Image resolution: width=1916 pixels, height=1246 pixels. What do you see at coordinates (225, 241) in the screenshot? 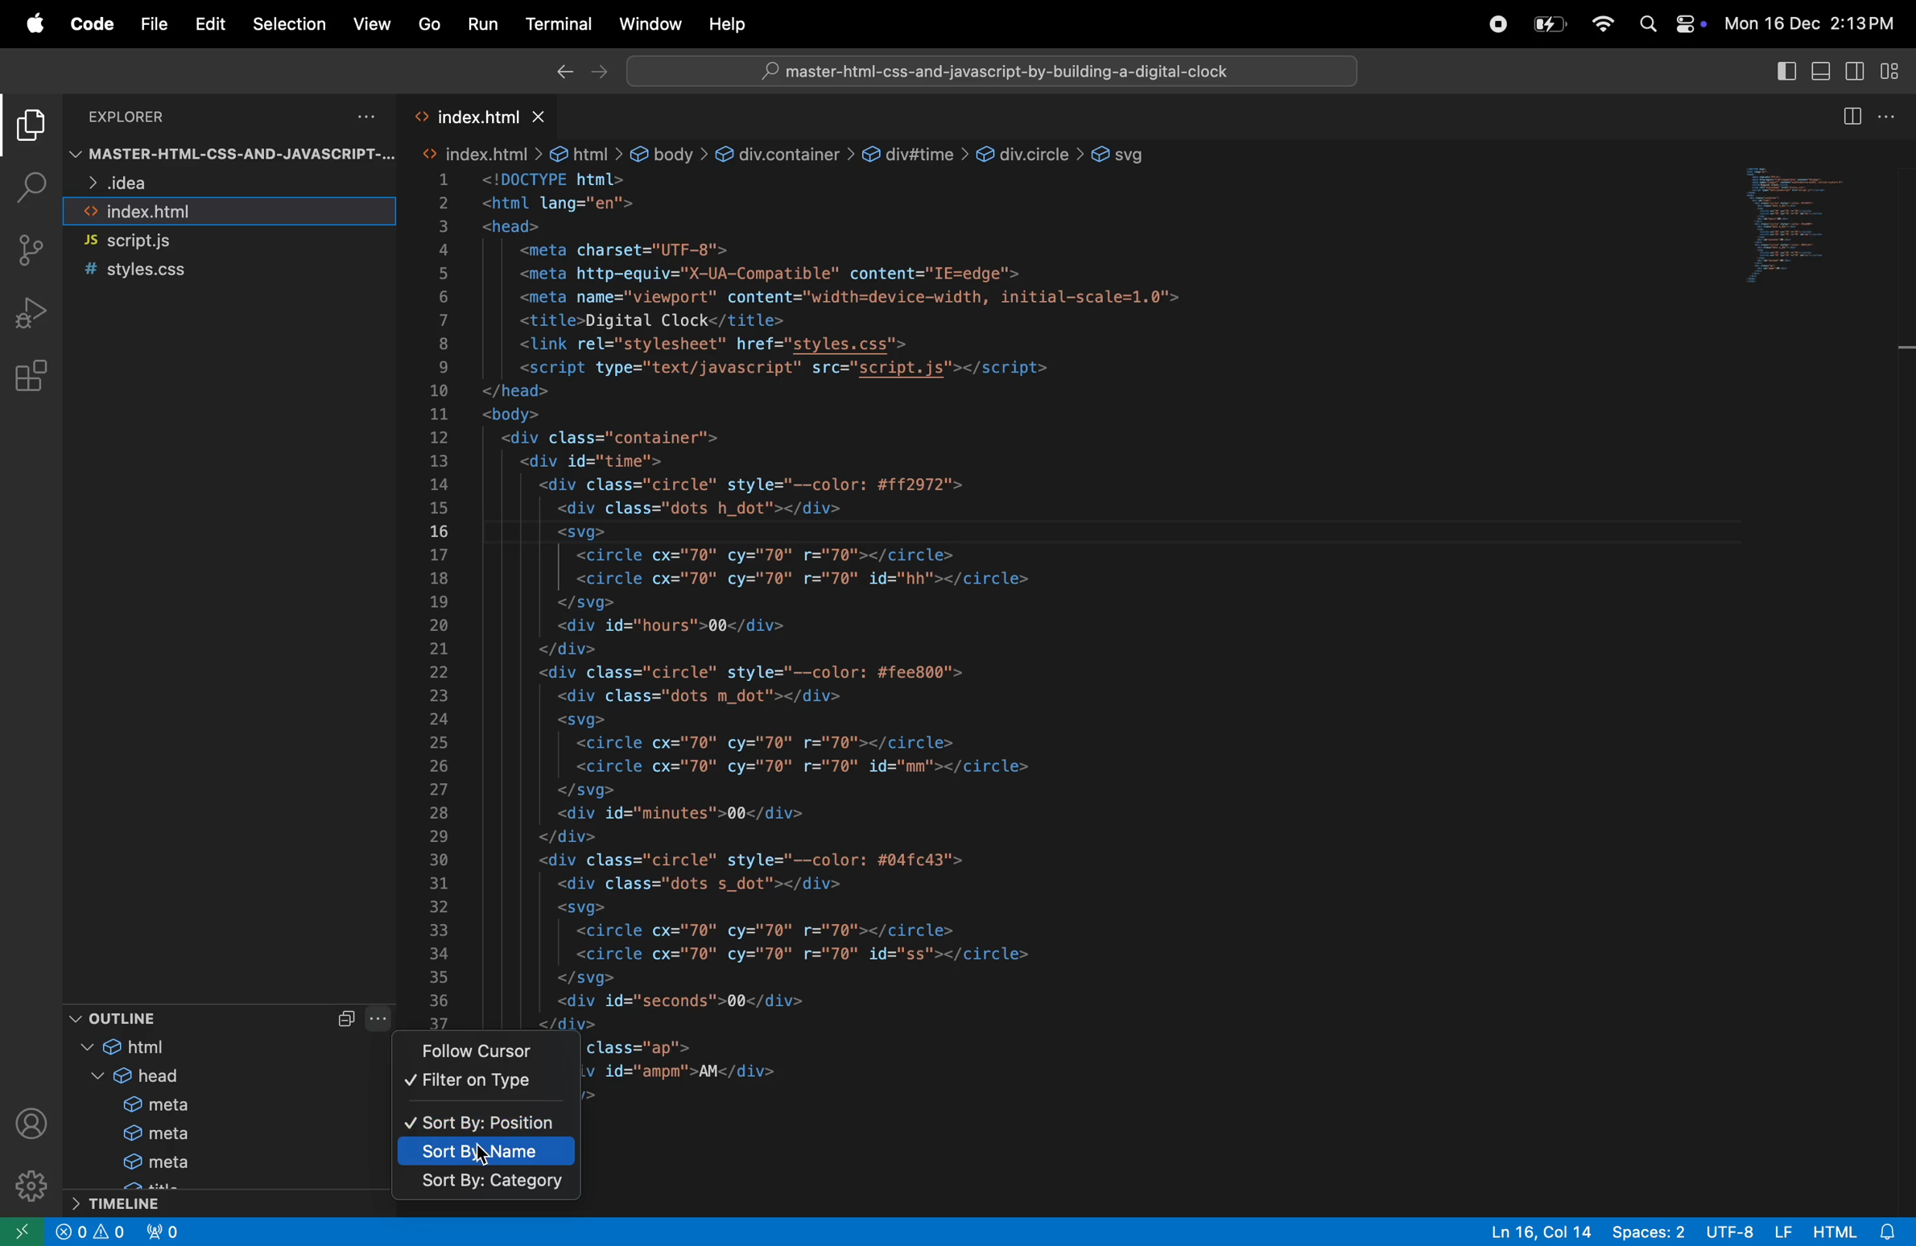
I see `script.js` at bounding box center [225, 241].